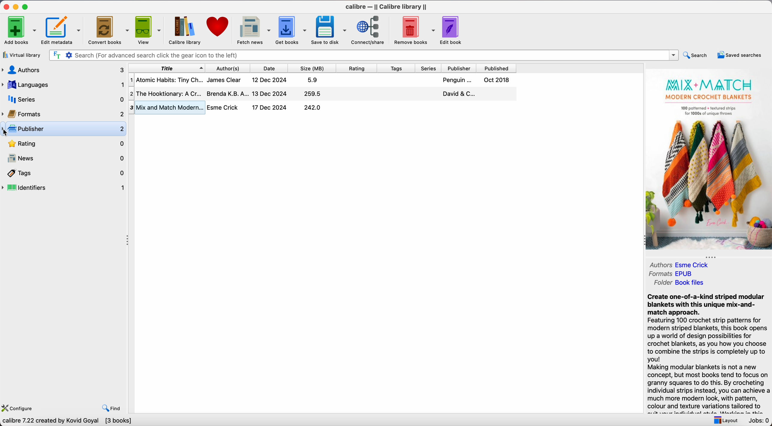 The width and height of the screenshot is (772, 426). What do you see at coordinates (112, 408) in the screenshot?
I see `find` at bounding box center [112, 408].